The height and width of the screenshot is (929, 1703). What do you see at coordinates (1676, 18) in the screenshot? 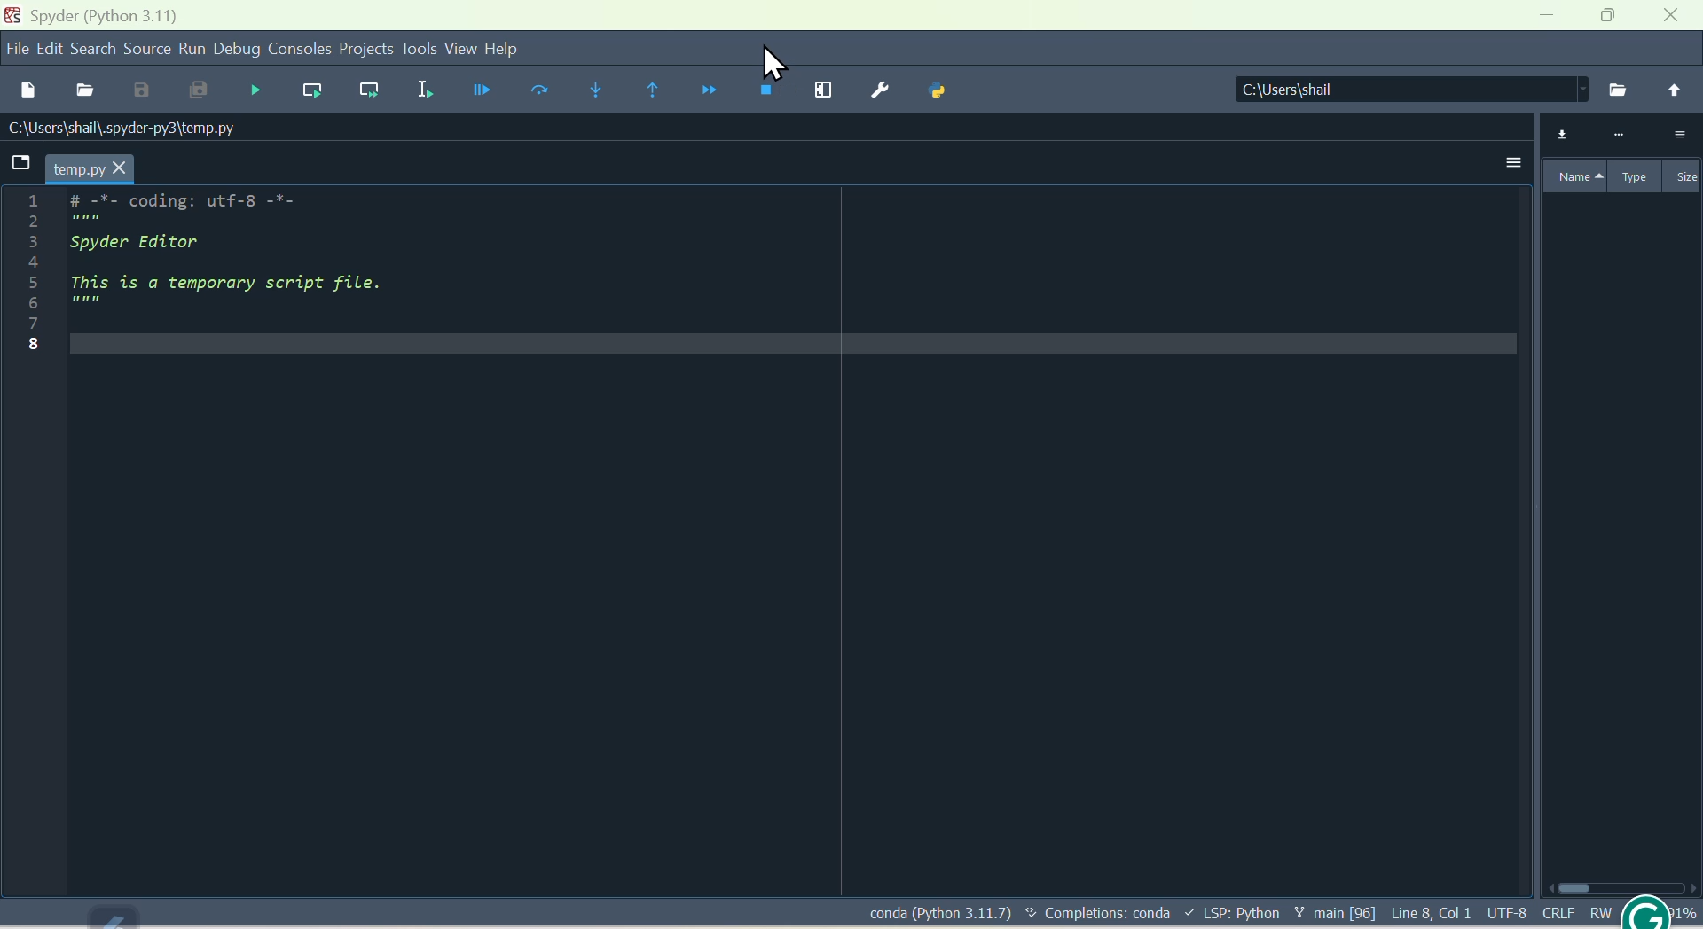
I see `Close` at bounding box center [1676, 18].